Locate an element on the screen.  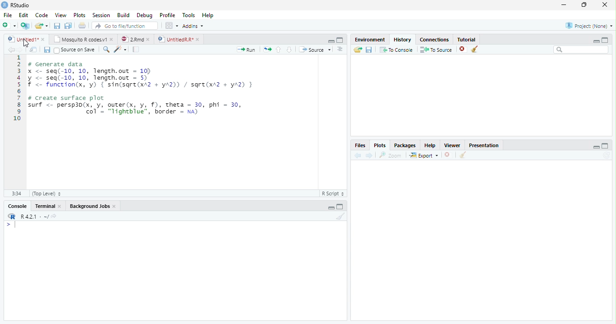
Load history from an existing file is located at coordinates (357, 50).